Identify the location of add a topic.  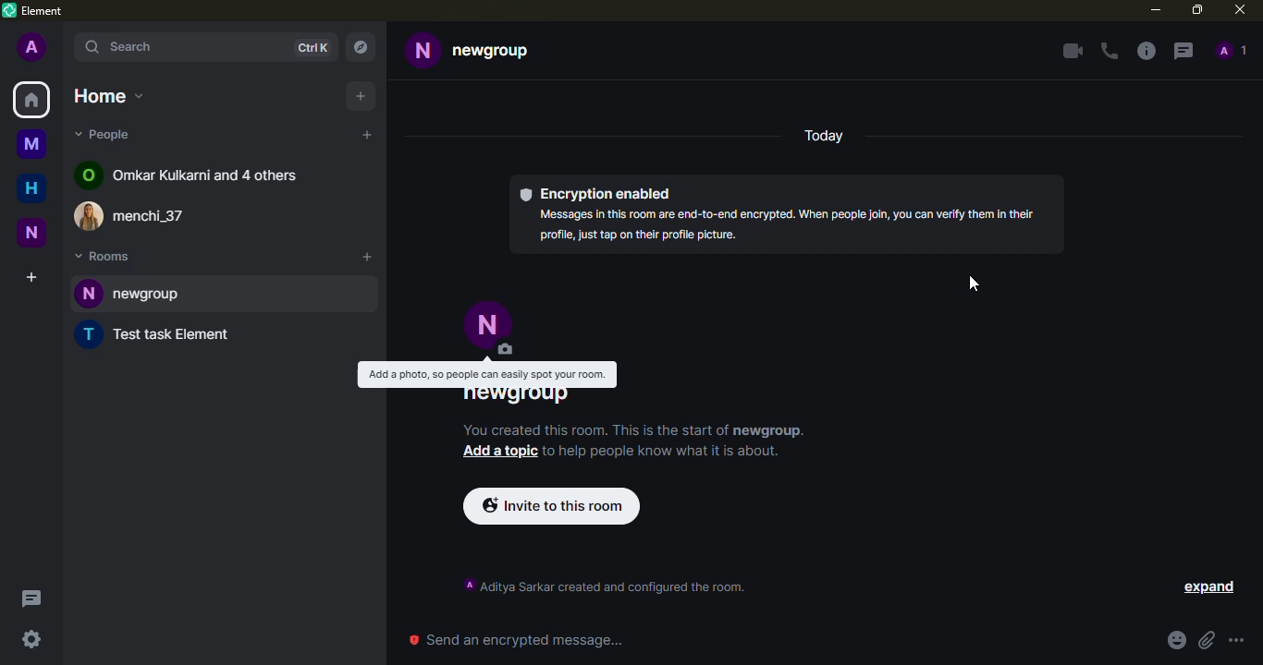
(499, 452).